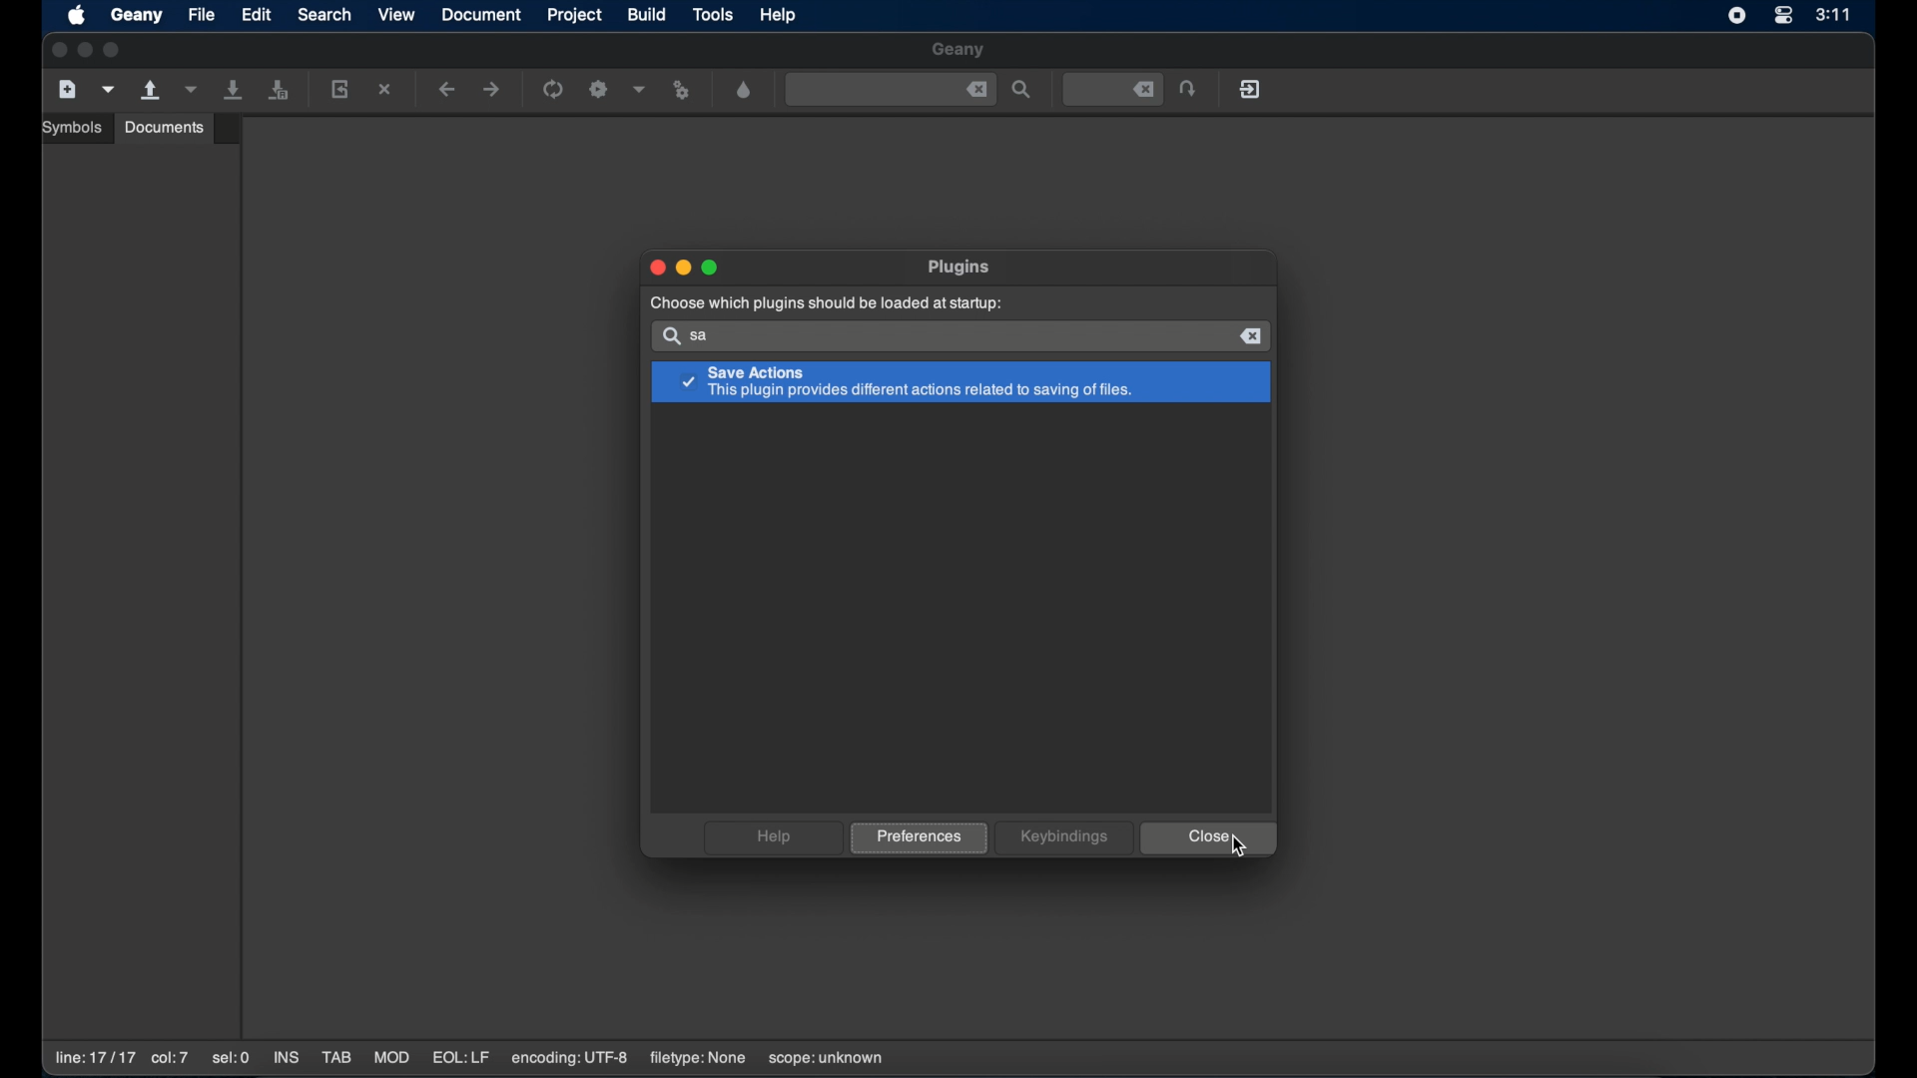 The image size is (1917, 1078). What do you see at coordinates (648, 14) in the screenshot?
I see `build` at bounding box center [648, 14].